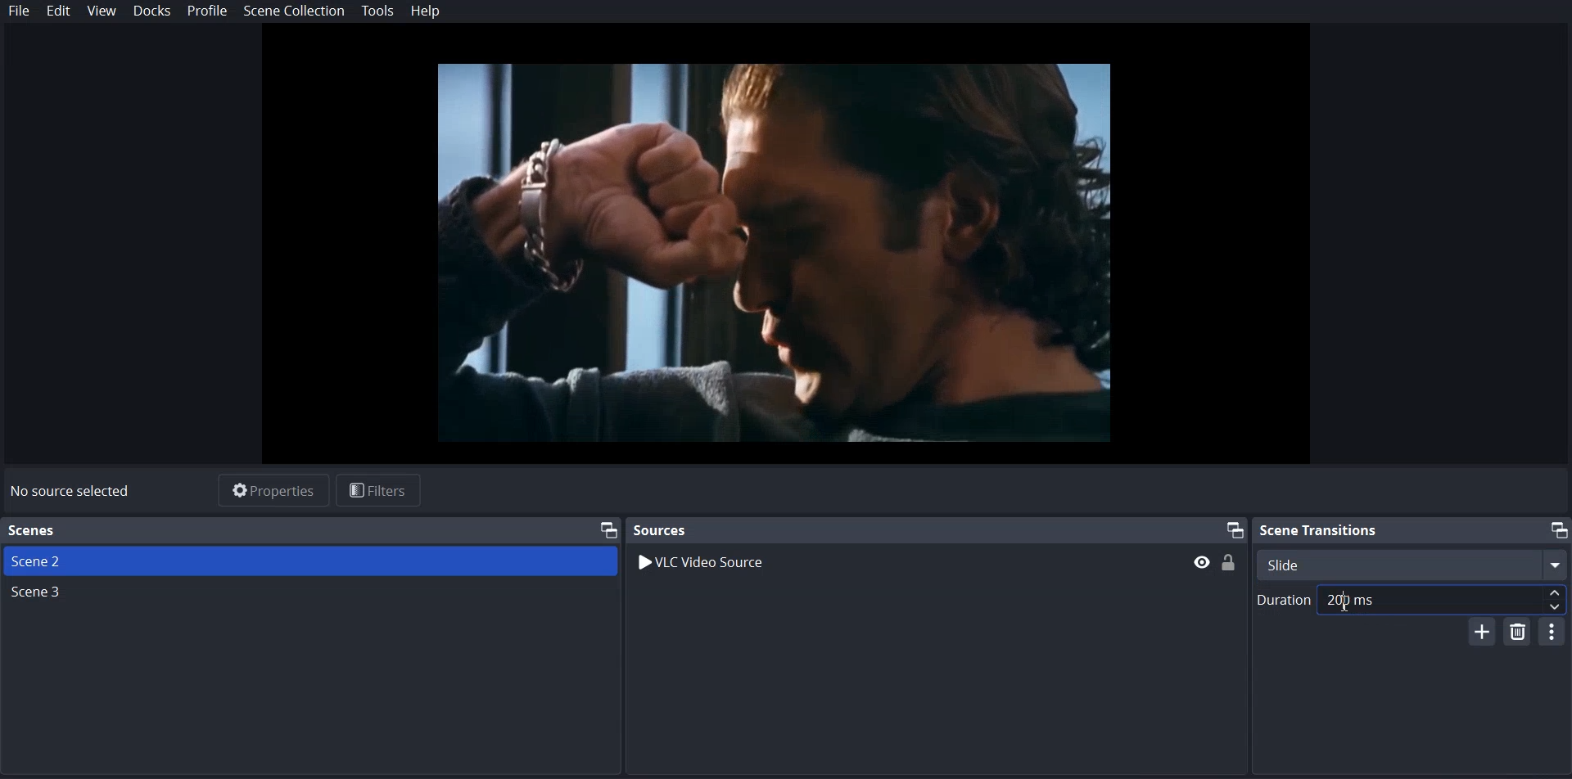  Describe the element at coordinates (706, 565) in the screenshot. I see `VLC Video Source ` at that location.